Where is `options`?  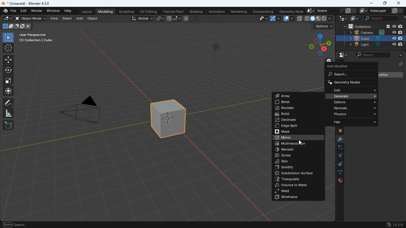 options is located at coordinates (322, 27).